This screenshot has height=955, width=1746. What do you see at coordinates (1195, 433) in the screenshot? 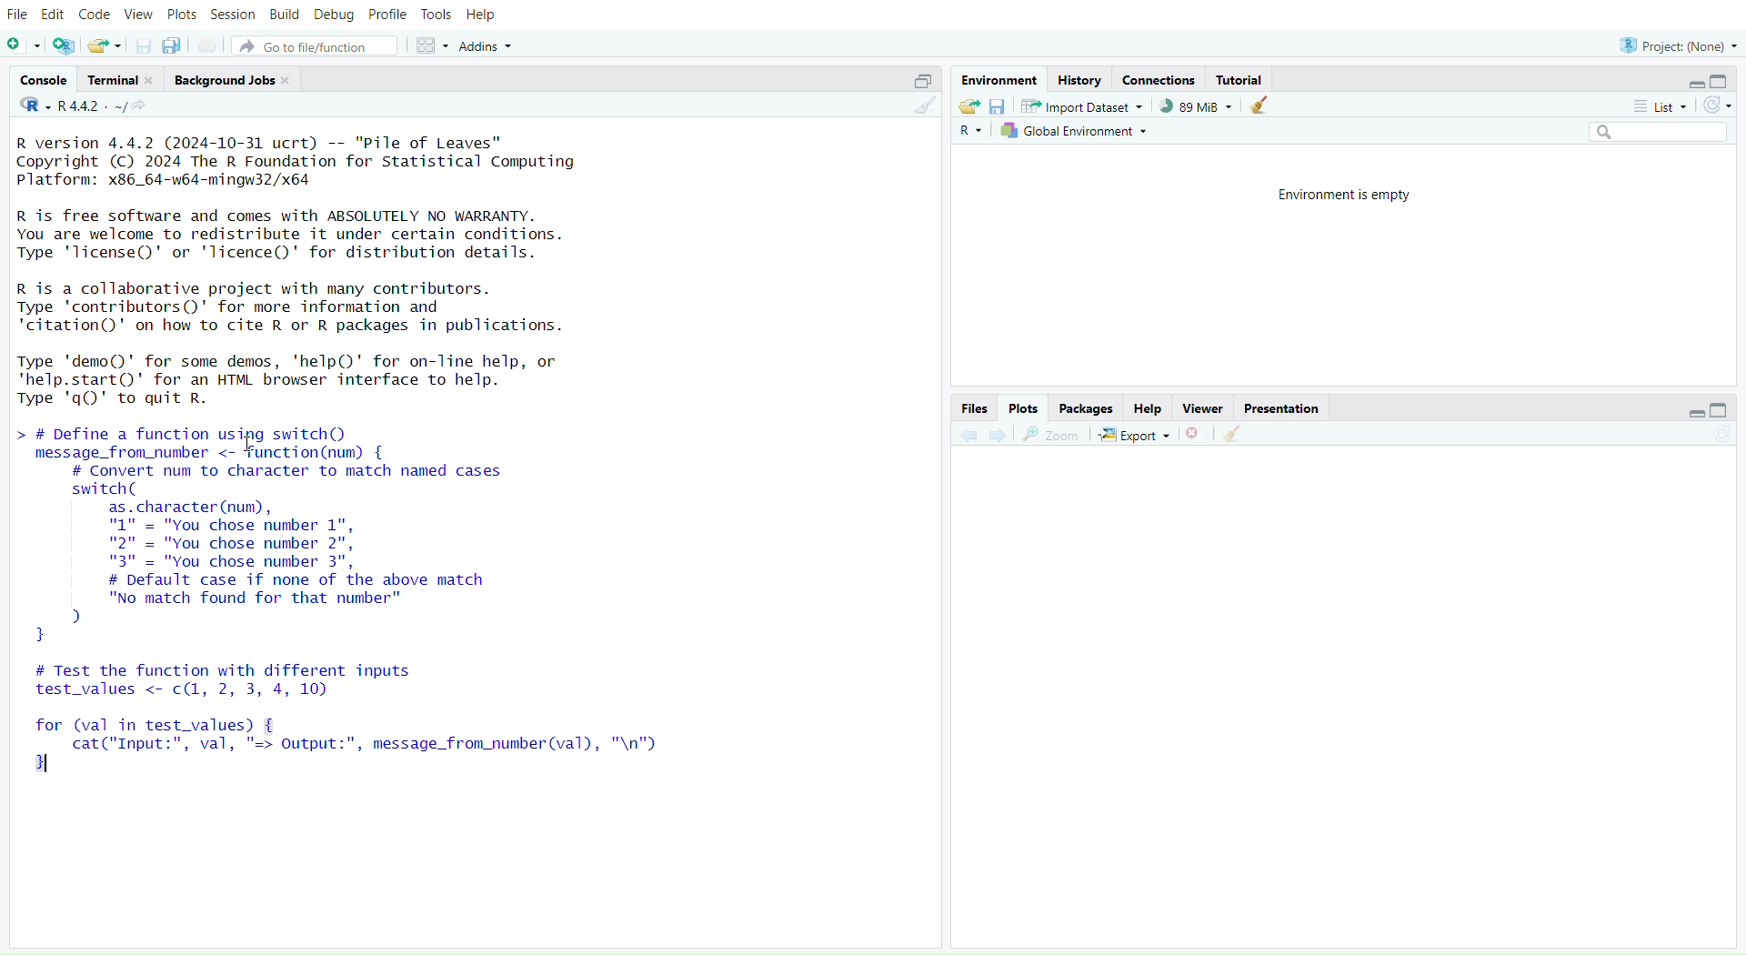
I see `Close` at bounding box center [1195, 433].